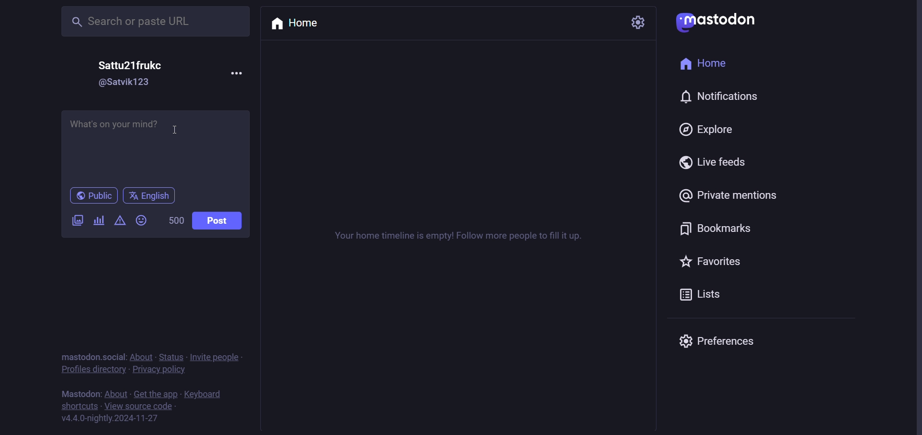  I want to click on social, so click(113, 356).